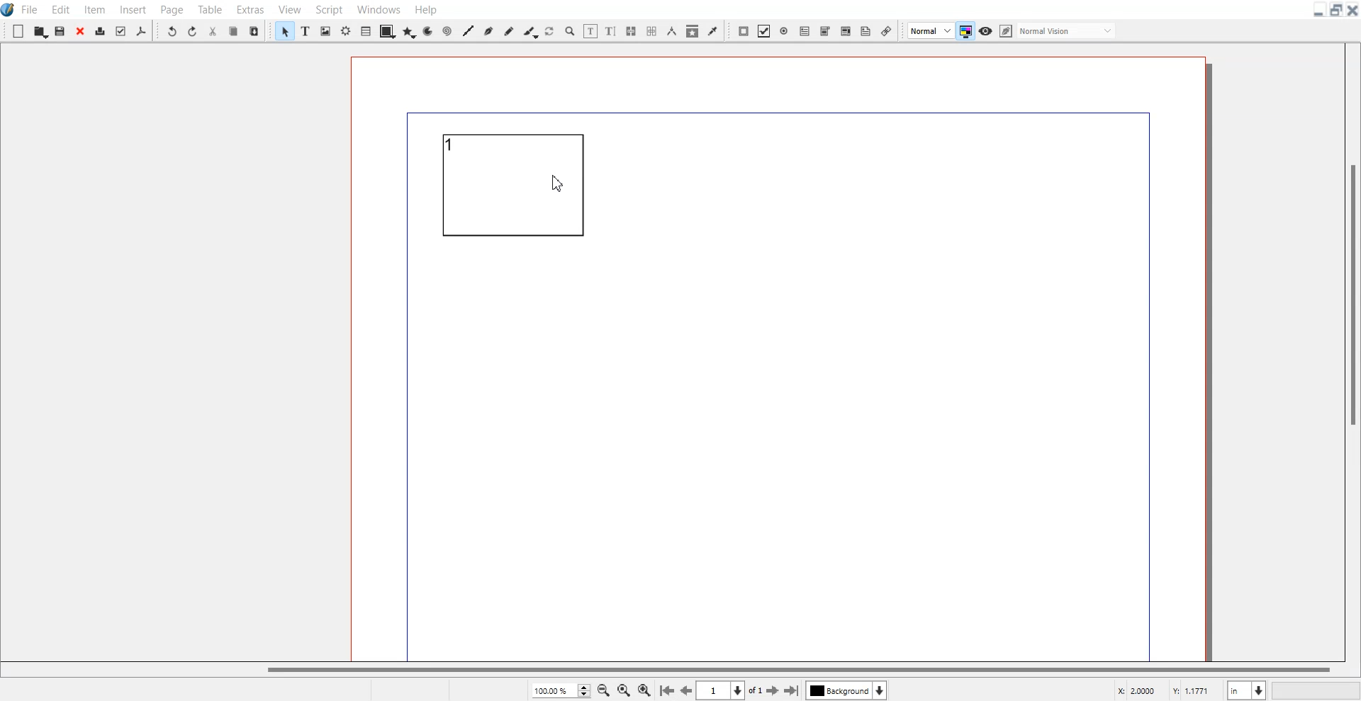 The width and height of the screenshot is (1361, 701). Describe the element at coordinates (327, 8) in the screenshot. I see `Script` at that location.